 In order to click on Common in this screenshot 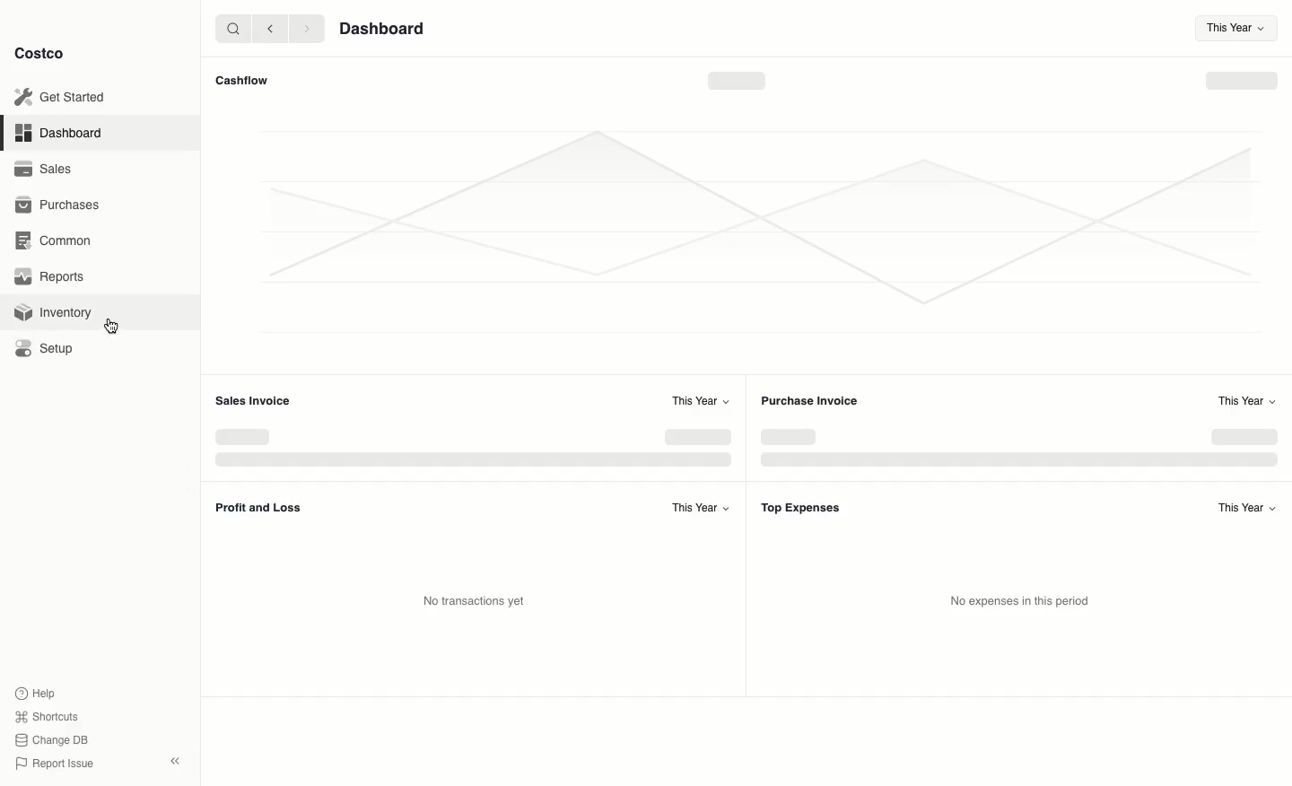, I will do `click(58, 242)`.